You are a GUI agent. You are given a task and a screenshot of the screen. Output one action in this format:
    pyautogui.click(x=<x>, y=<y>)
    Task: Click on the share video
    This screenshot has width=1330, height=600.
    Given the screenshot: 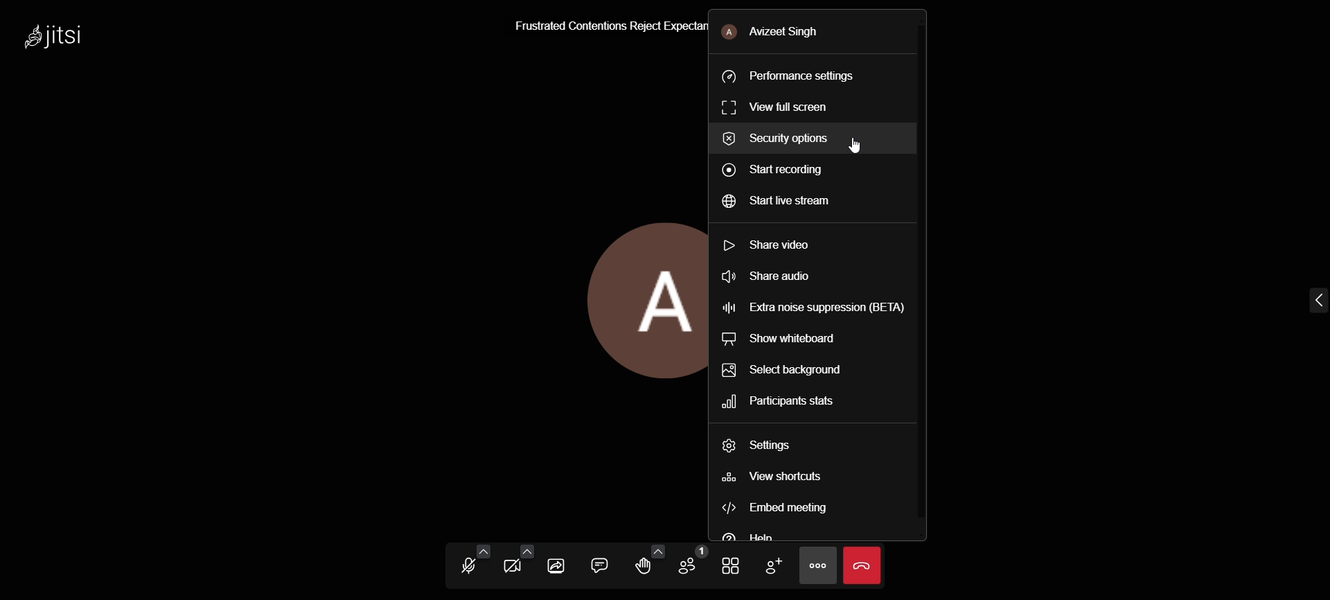 What is the action you would take?
    pyautogui.click(x=781, y=242)
    